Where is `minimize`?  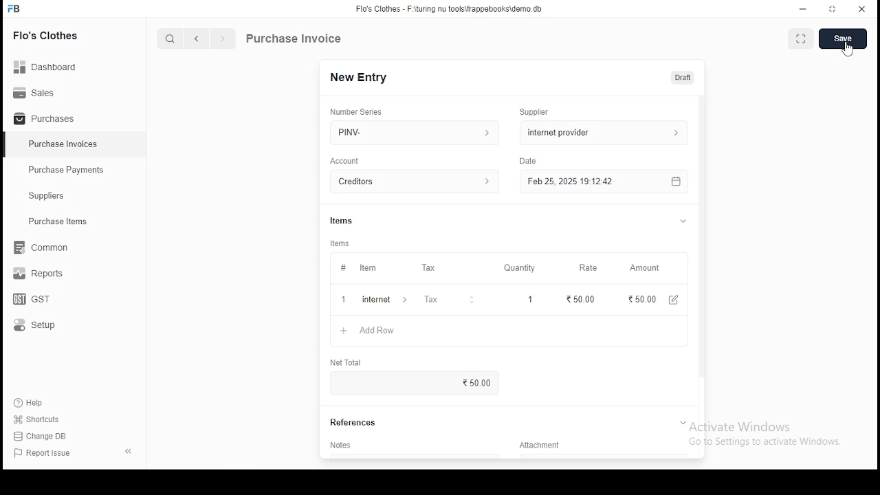
minimize is located at coordinates (804, 8).